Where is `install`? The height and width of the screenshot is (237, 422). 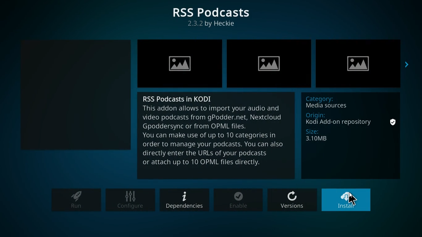 install is located at coordinates (348, 200).